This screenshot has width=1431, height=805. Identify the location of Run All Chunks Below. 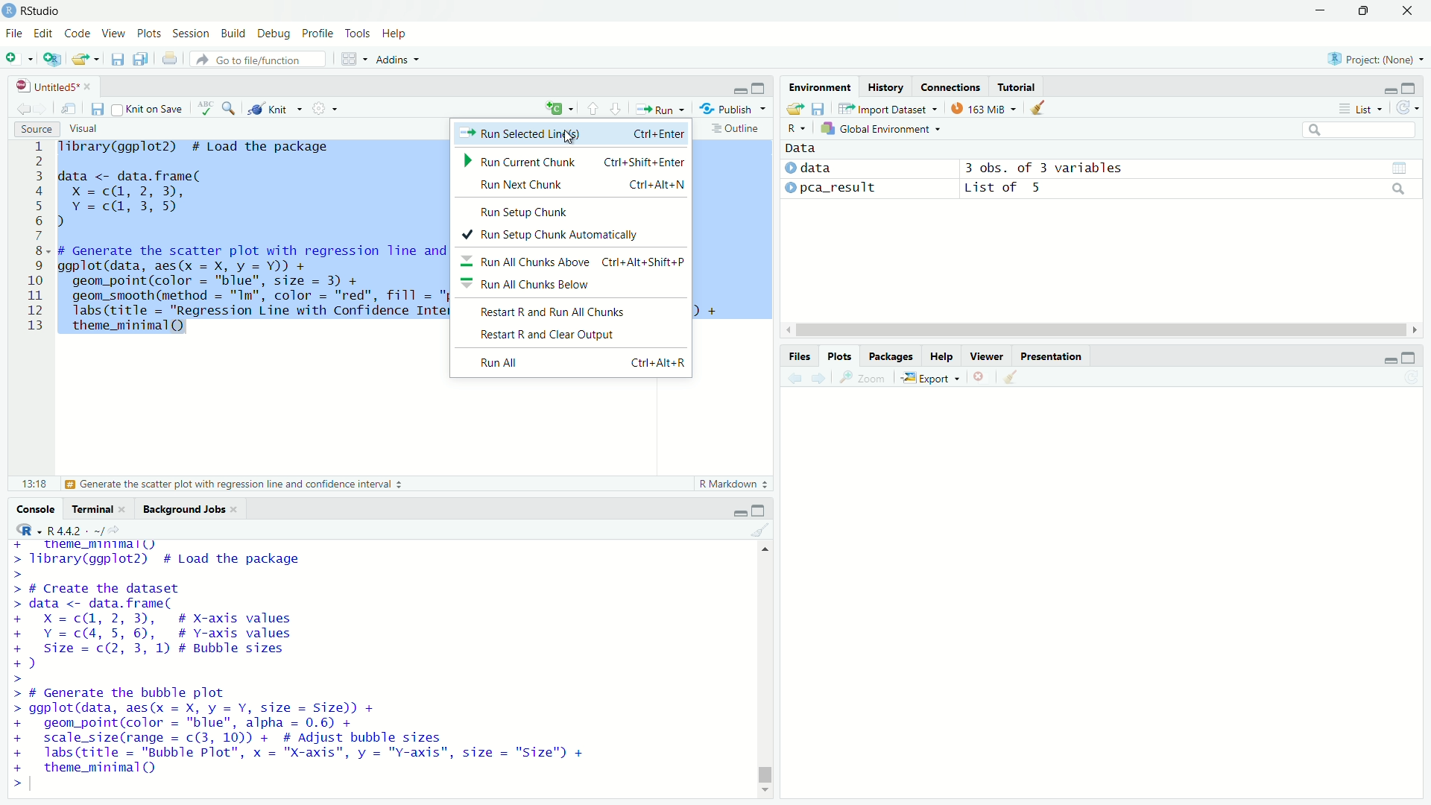
(571, 284).